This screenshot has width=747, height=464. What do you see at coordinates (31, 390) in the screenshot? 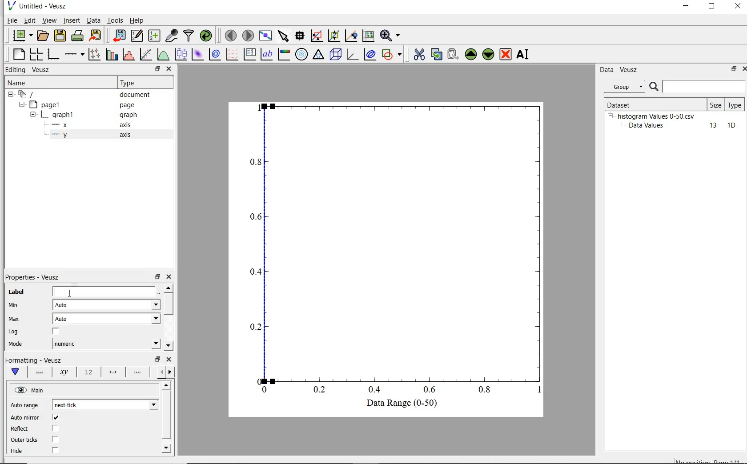
I see `hide` at bounding box center [31, 390].